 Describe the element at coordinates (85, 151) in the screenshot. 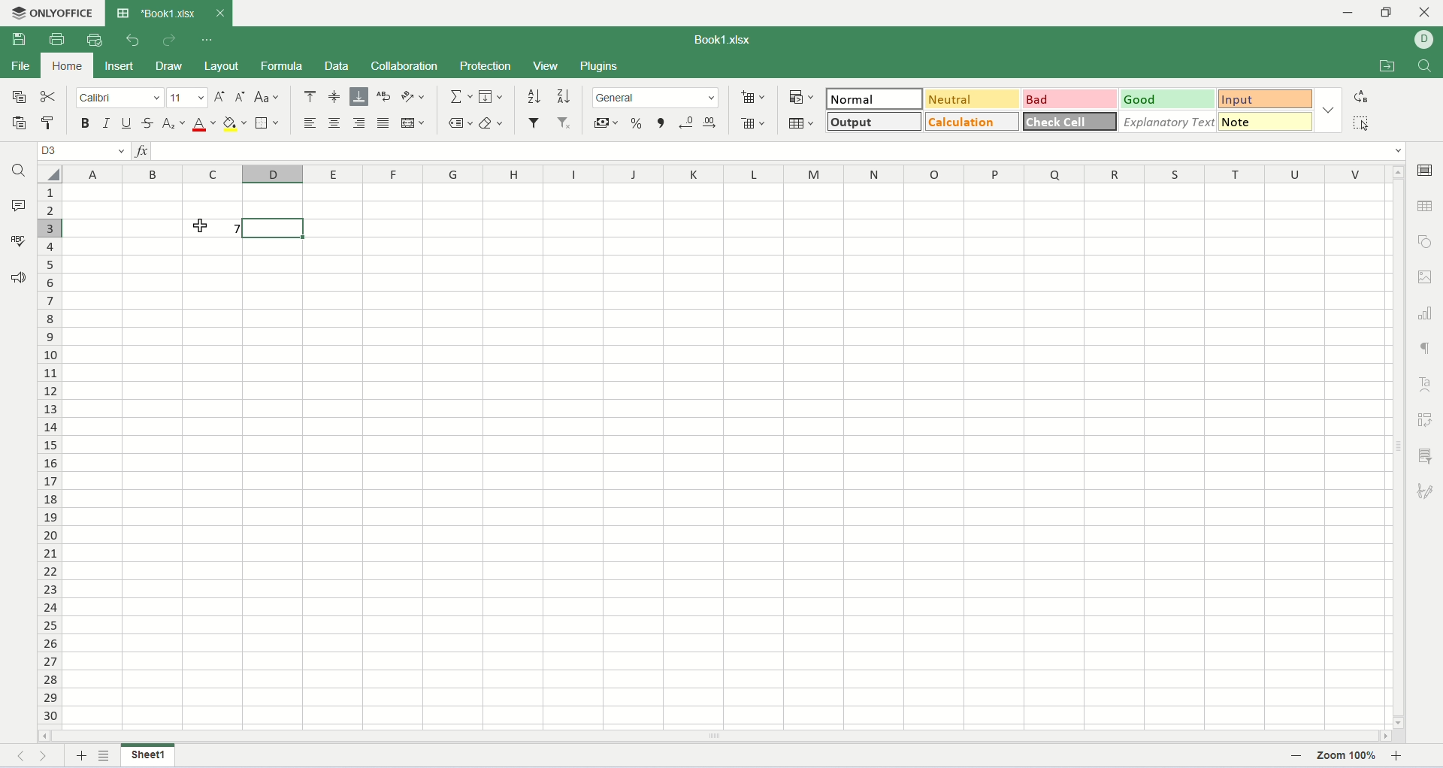

I see `cell name` at that location.